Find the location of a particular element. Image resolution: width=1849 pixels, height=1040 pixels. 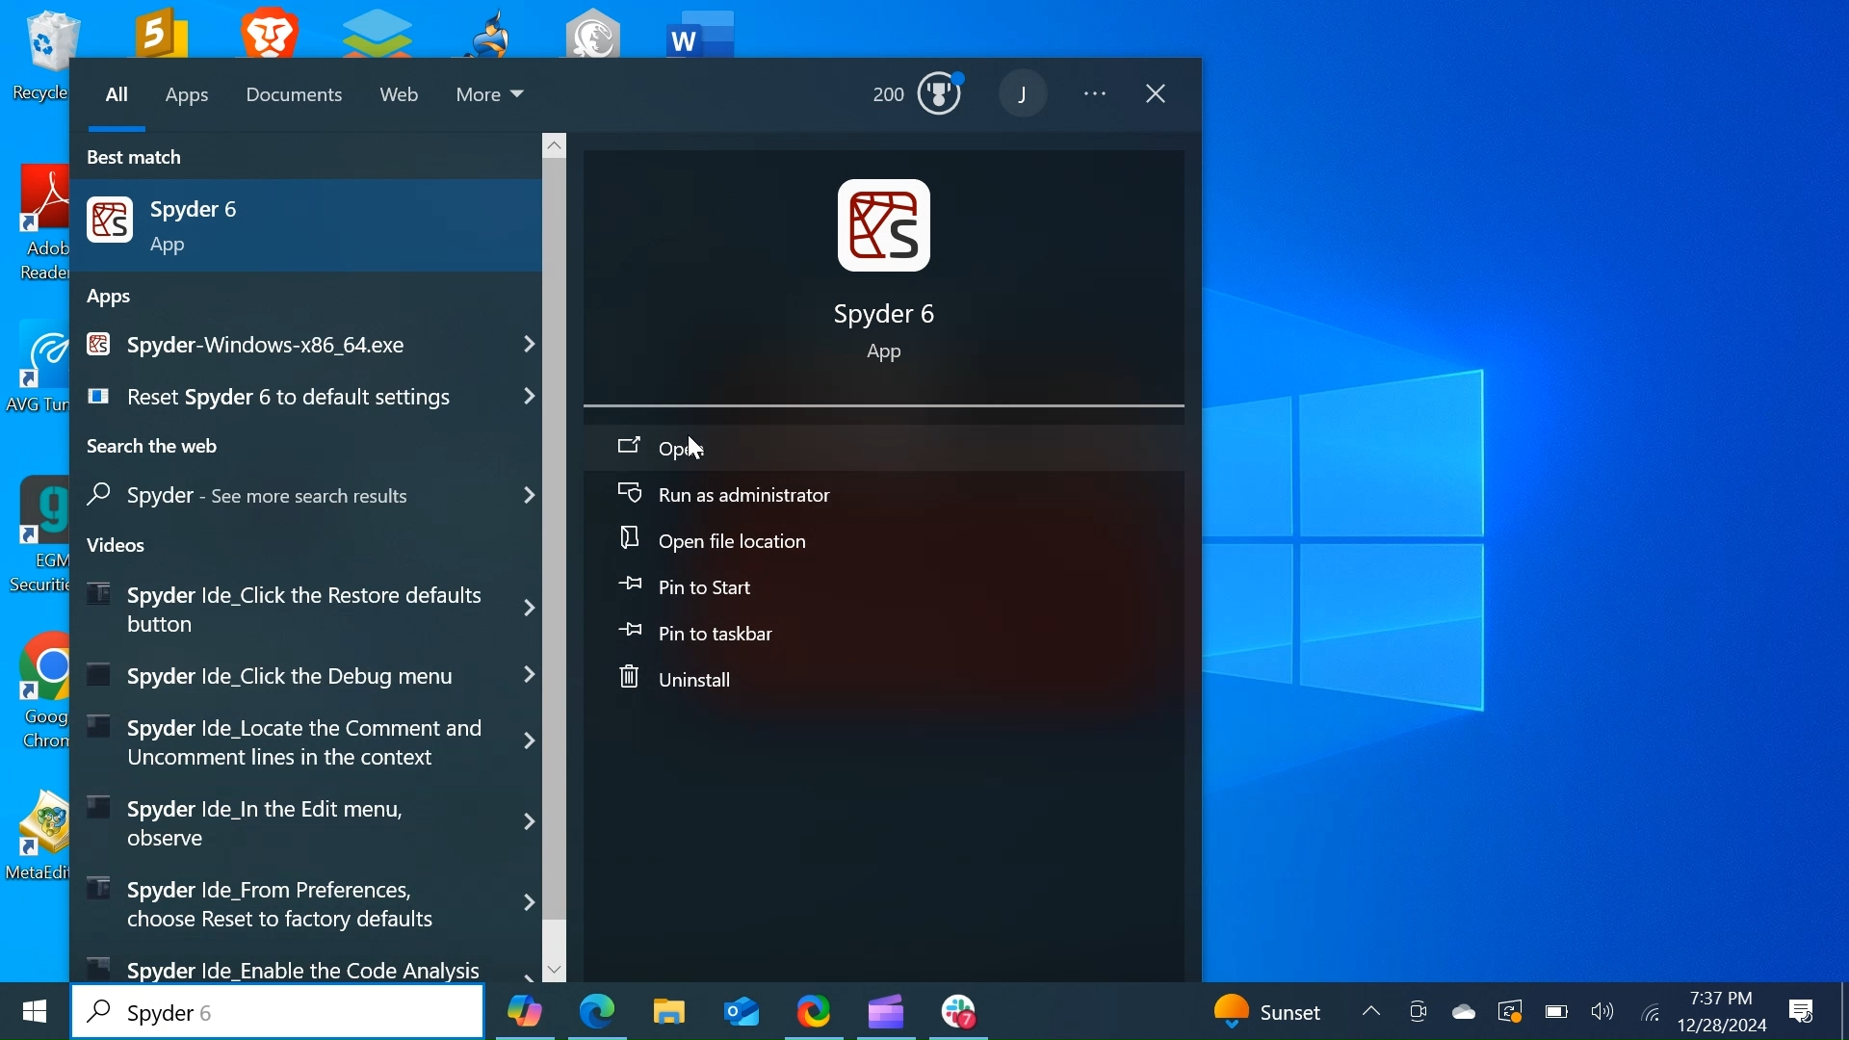

File Explorer is located at coordinates (667, 1011).